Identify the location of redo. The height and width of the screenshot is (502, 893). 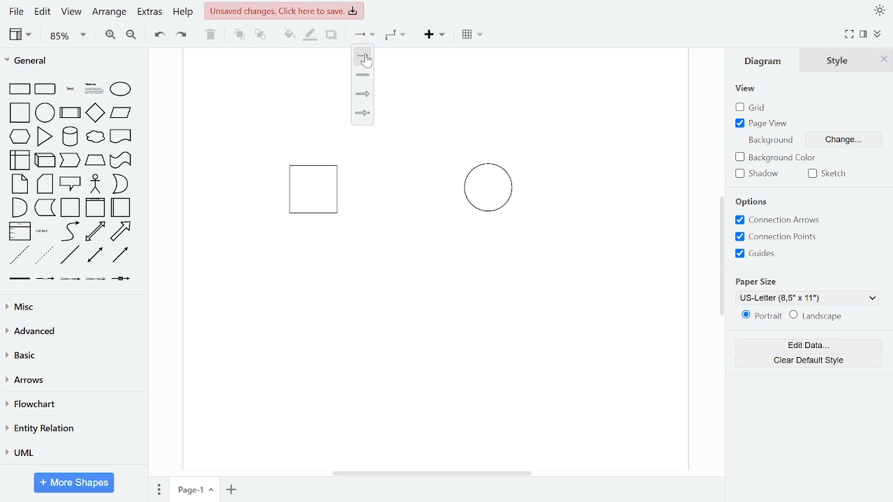
(182, 34).